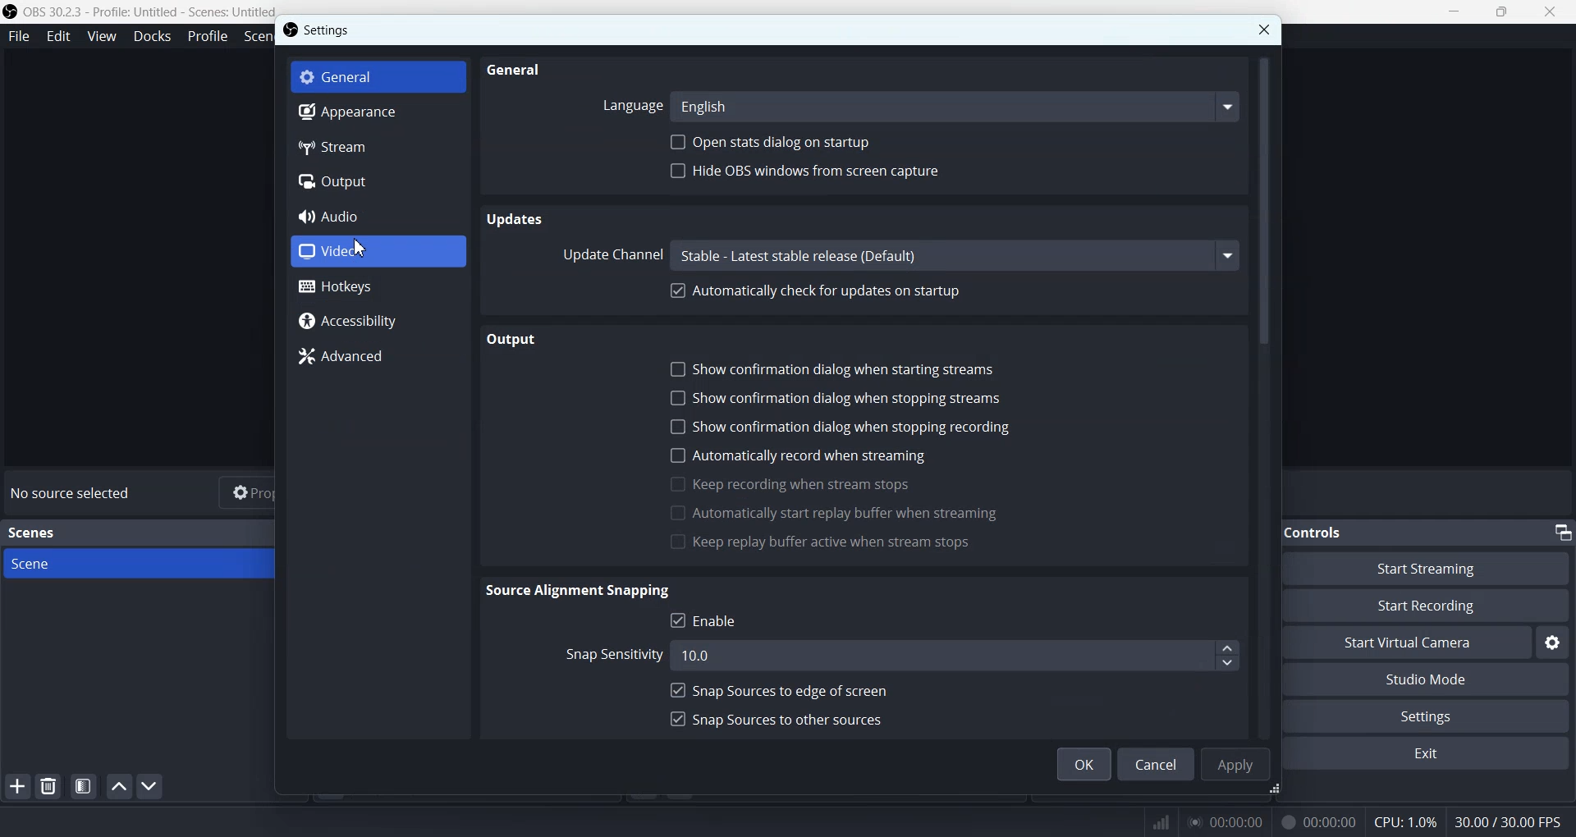 This screenshot has width=1576, height=837. Describe the element at coordinates (677, 455) in the screenshot. I see `checkbox` at that location.